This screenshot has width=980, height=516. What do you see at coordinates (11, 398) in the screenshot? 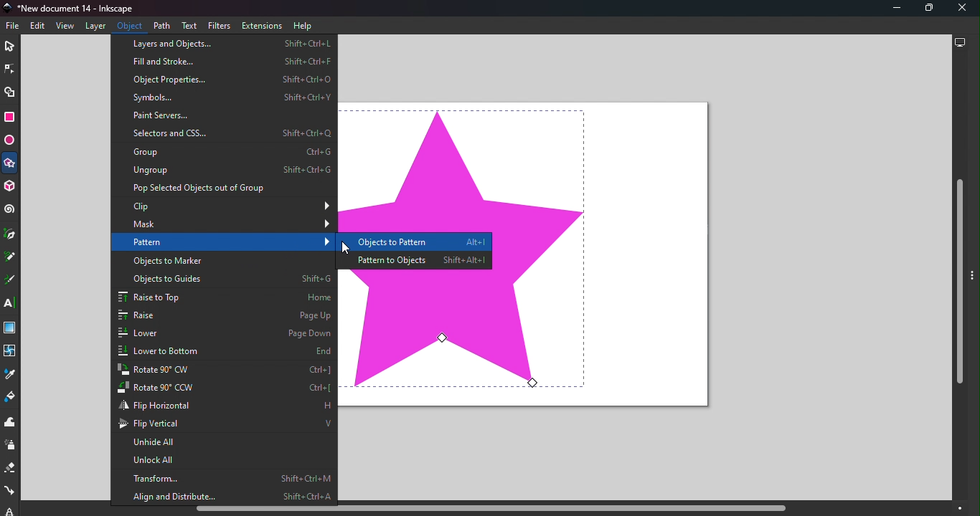
I see `Paint bucket tool` at bounding box center [11, 398].